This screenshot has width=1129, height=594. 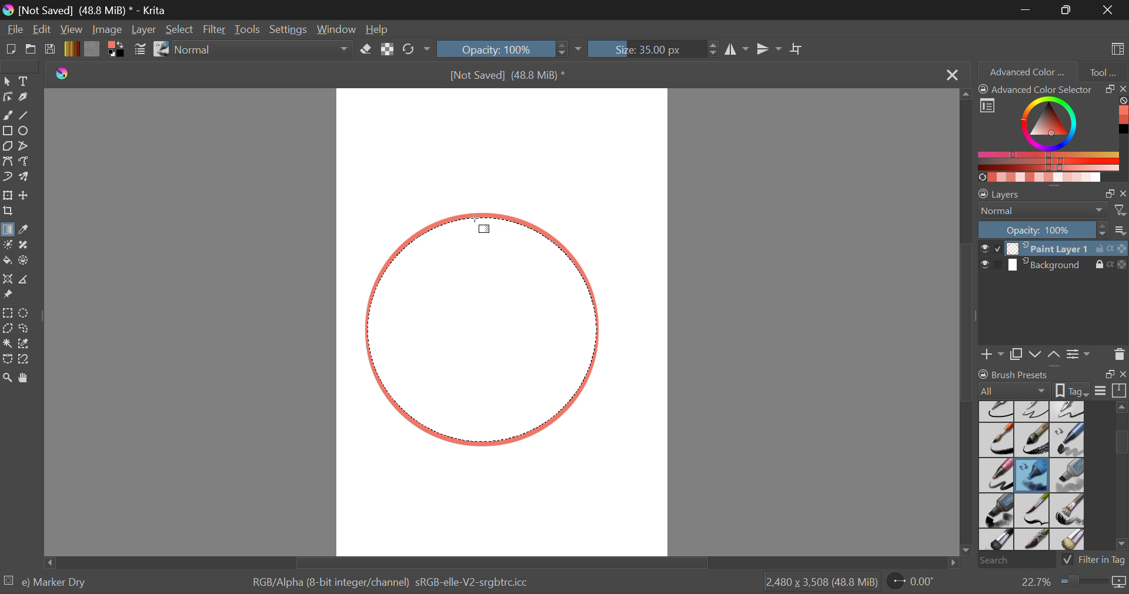 What do you see at coordinates (8, 212) in the screenshot?
I see `Crop a layer` at bounding box center [8, 212].